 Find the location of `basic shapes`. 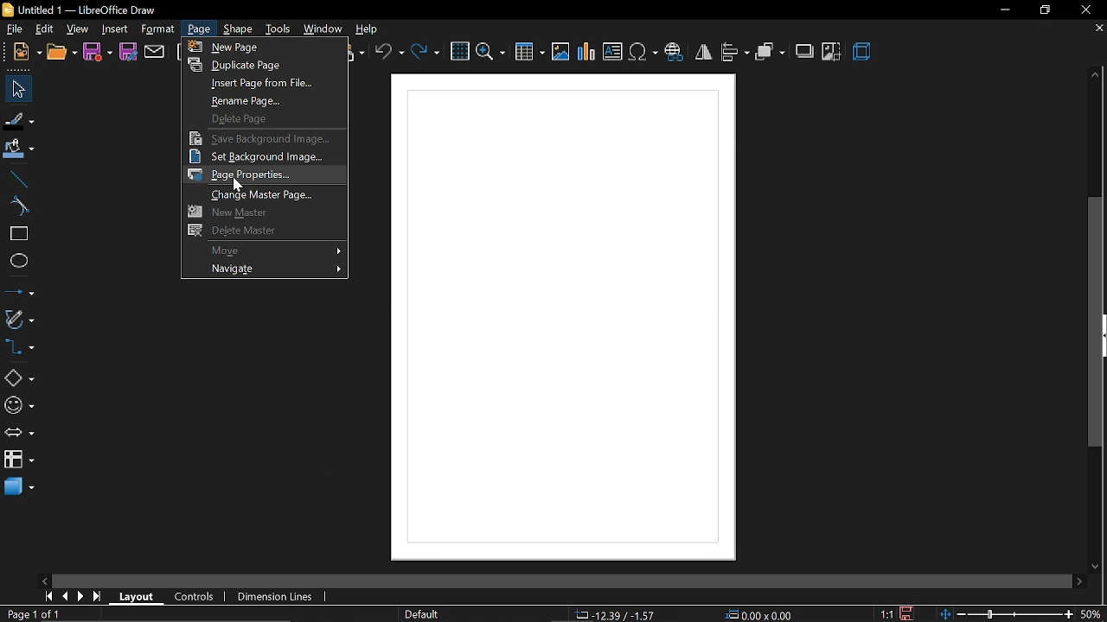

basic shapes is located at coordinates (19, 379).